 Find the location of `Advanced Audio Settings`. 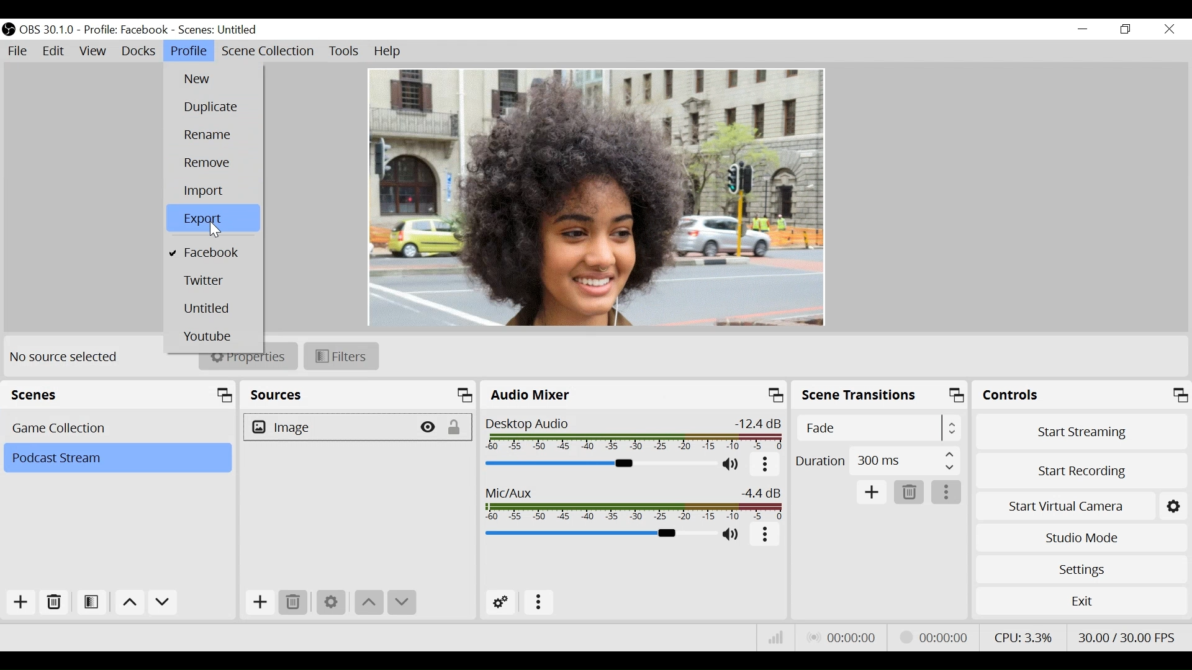

Advanced Audio Settings is located at coordinates (500, 602).